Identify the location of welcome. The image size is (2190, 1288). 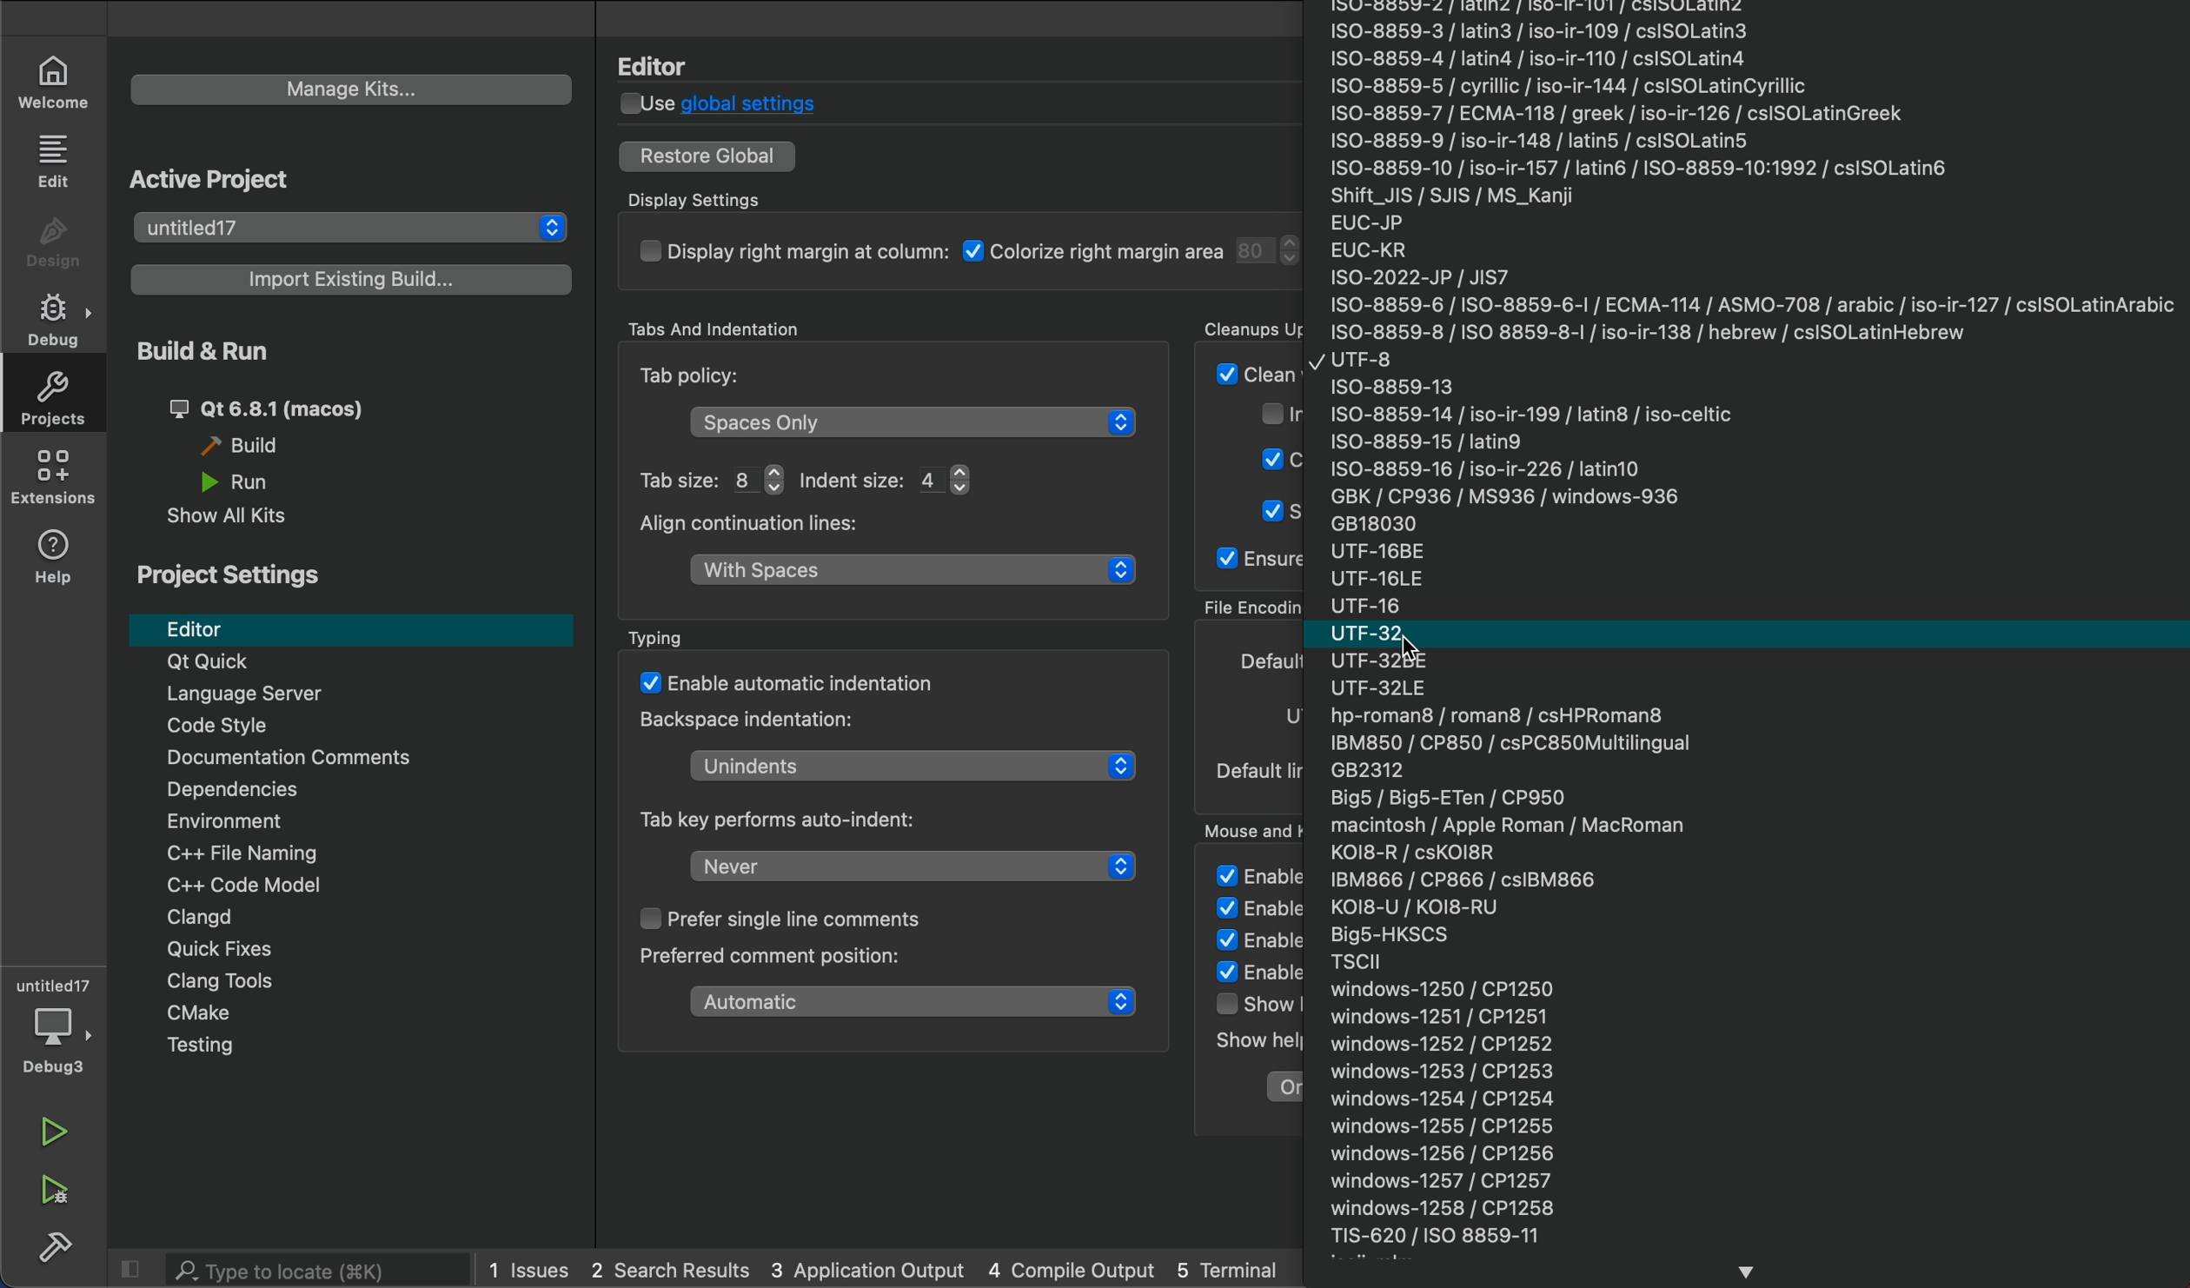
(58, 82).